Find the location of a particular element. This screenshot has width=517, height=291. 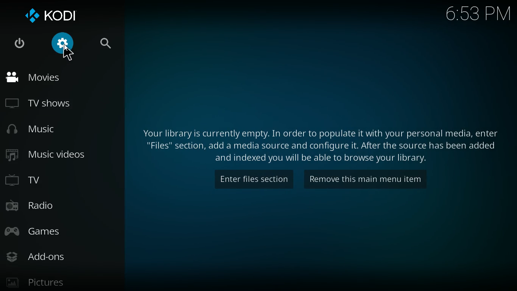

kodi logo is located at coordinates (52, 17).